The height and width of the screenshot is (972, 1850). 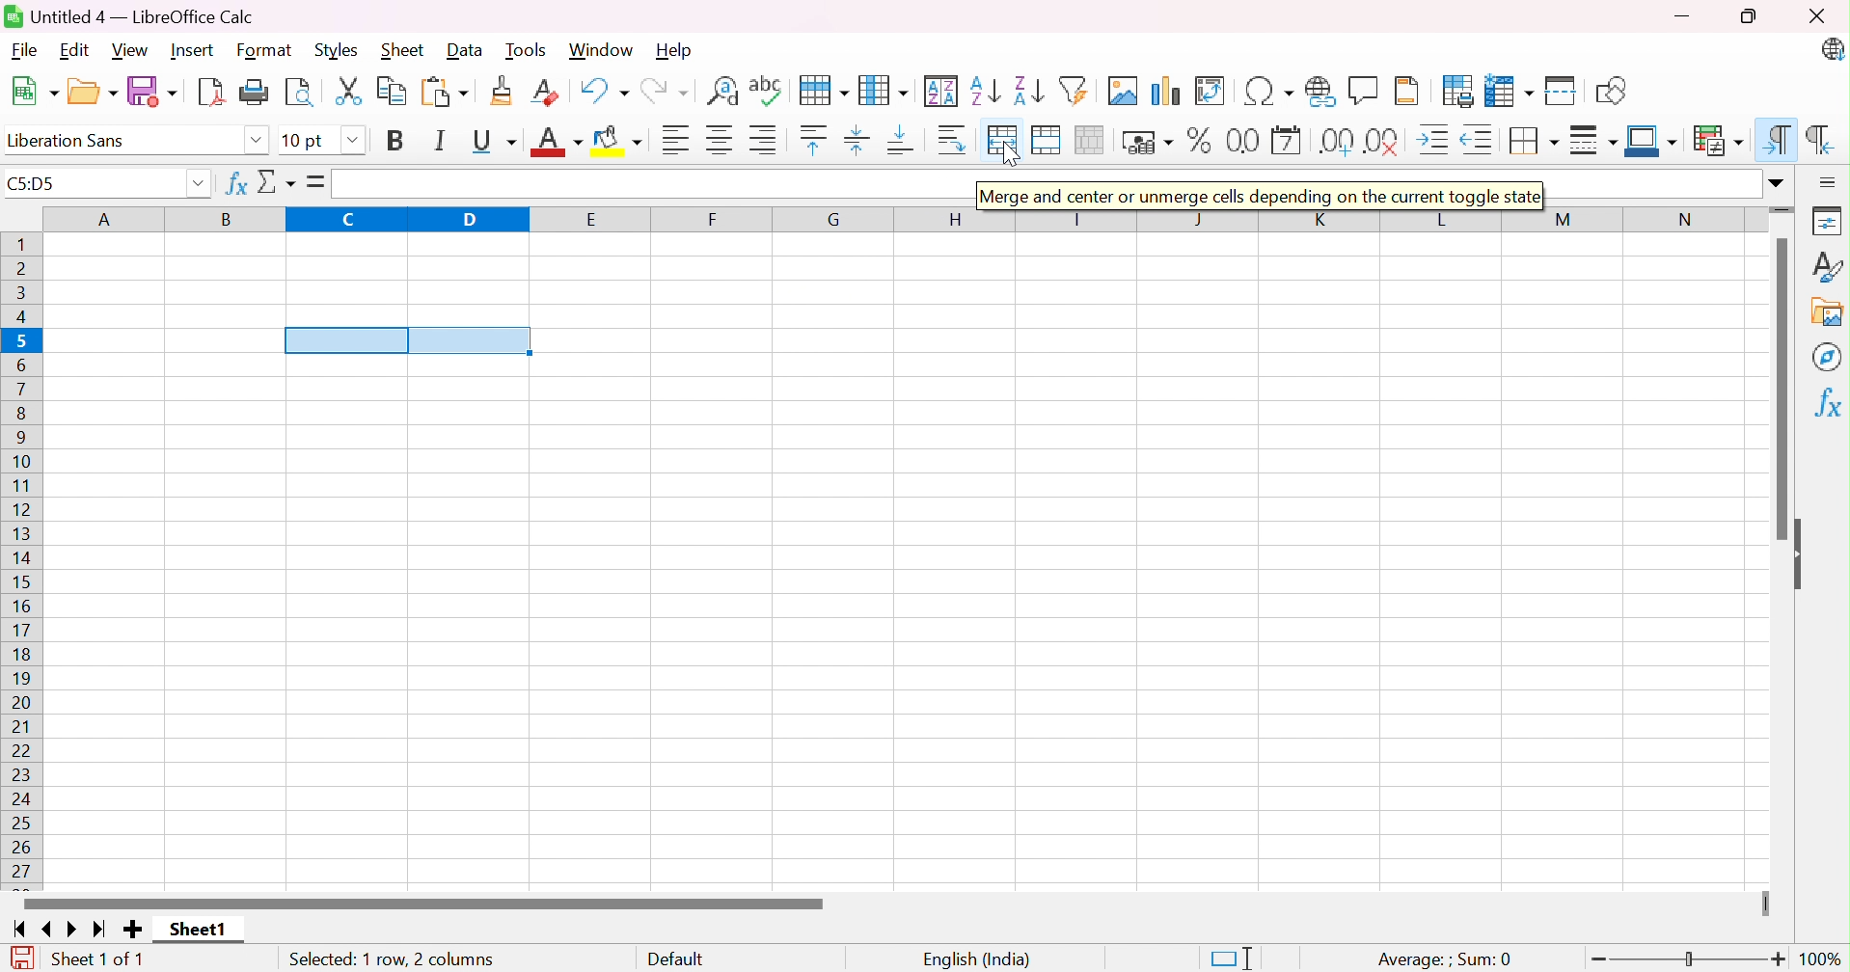 I want to click on Insert Image, so click(x=1122, y=91).